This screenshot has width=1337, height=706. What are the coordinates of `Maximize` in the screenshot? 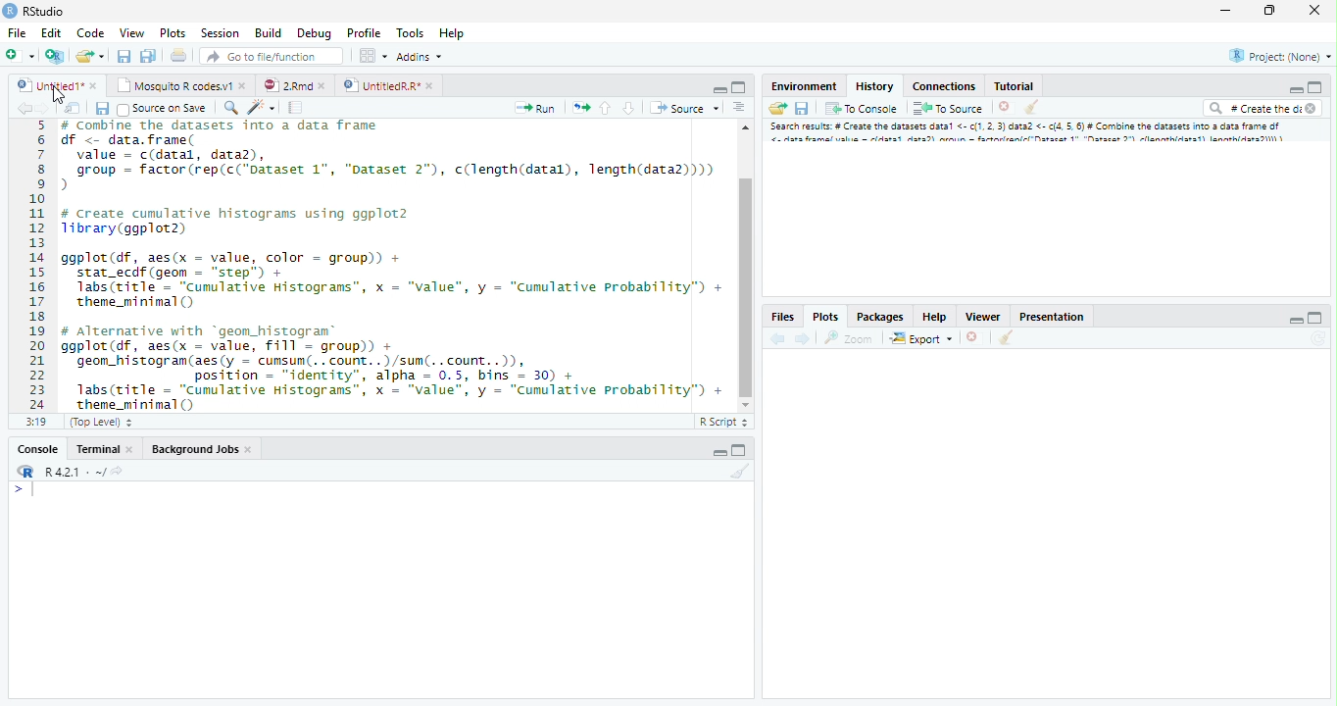 It's located at (1317, 317).